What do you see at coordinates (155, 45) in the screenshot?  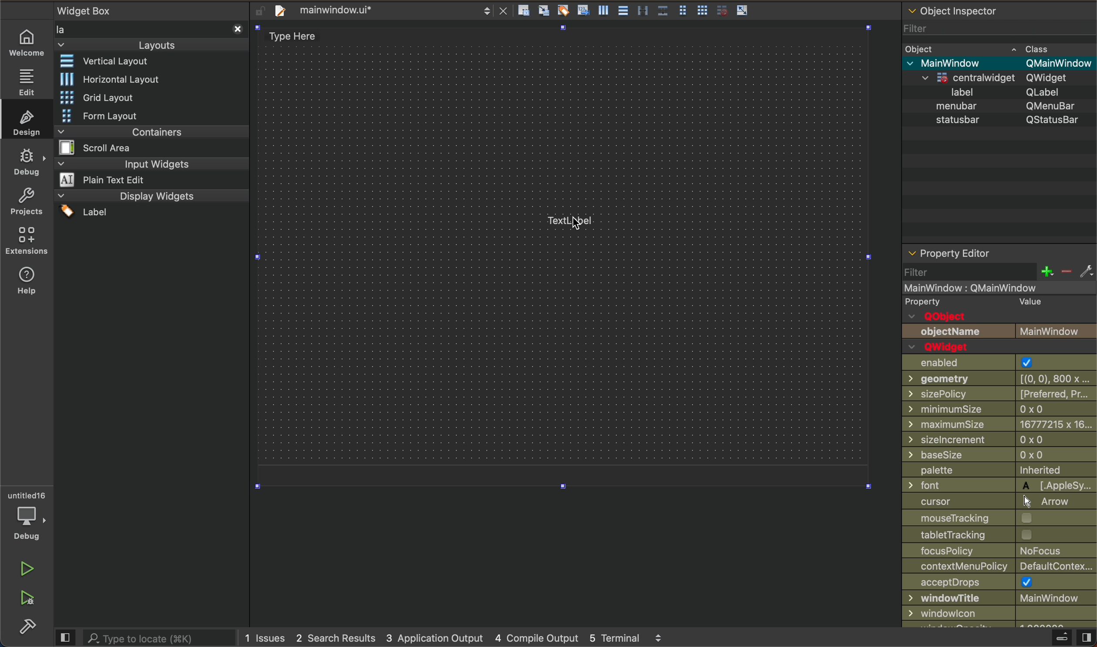 I see `layouts` at bounding box center [155, 45].